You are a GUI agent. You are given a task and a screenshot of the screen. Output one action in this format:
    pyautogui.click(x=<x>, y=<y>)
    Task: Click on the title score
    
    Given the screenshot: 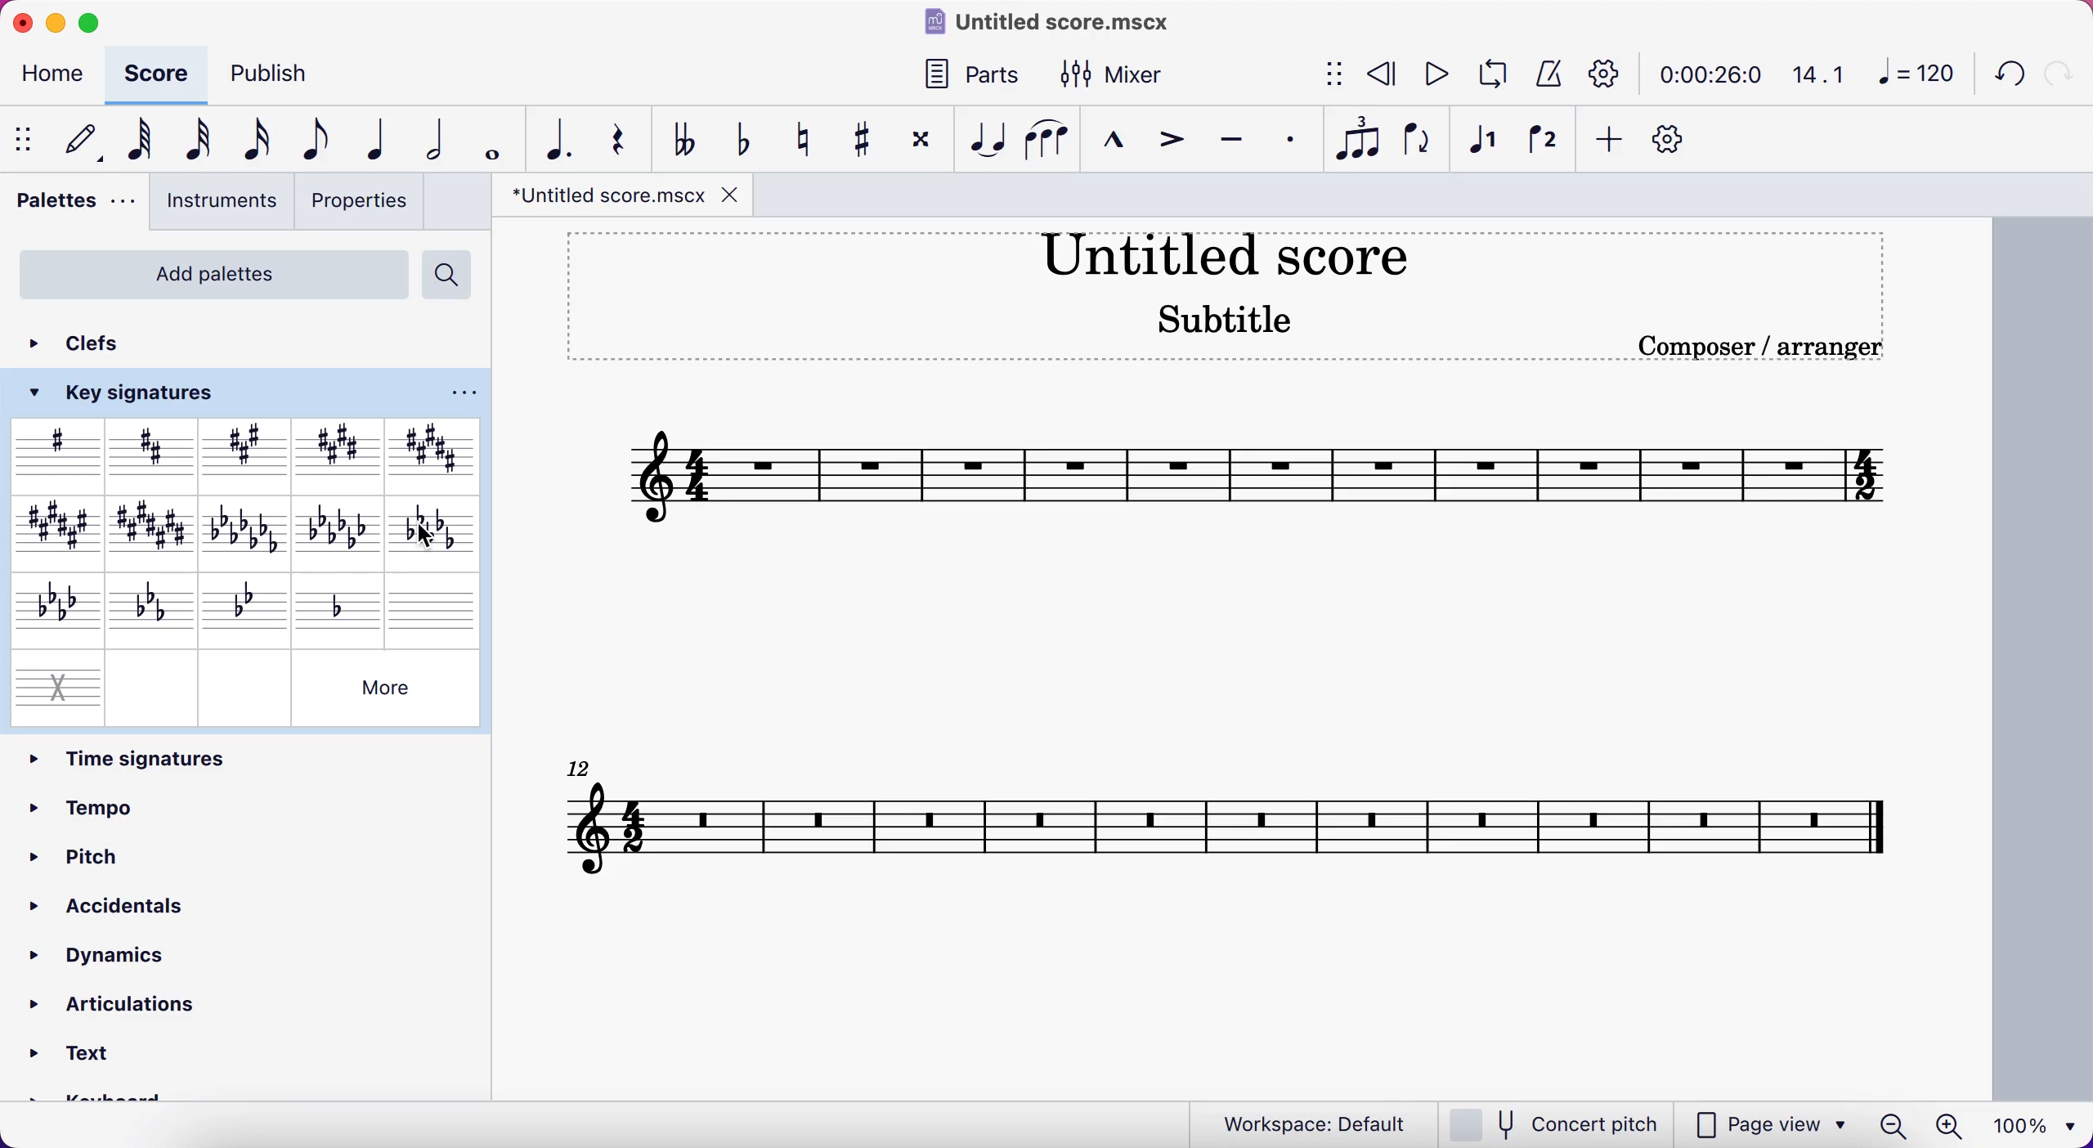 What is the action you would take?
    pyautogui.click(x=1225, y=258)
    